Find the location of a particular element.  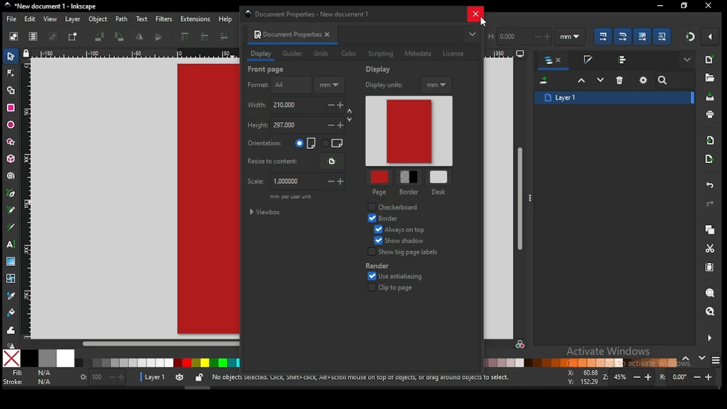

cursor is located at coordinates (482, 22).